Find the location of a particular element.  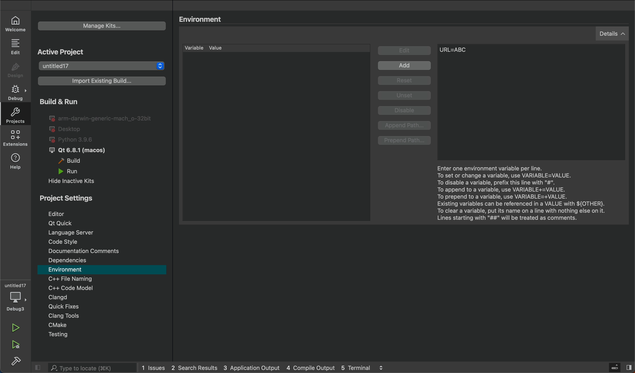

Add is located at coordinates (406, 66).